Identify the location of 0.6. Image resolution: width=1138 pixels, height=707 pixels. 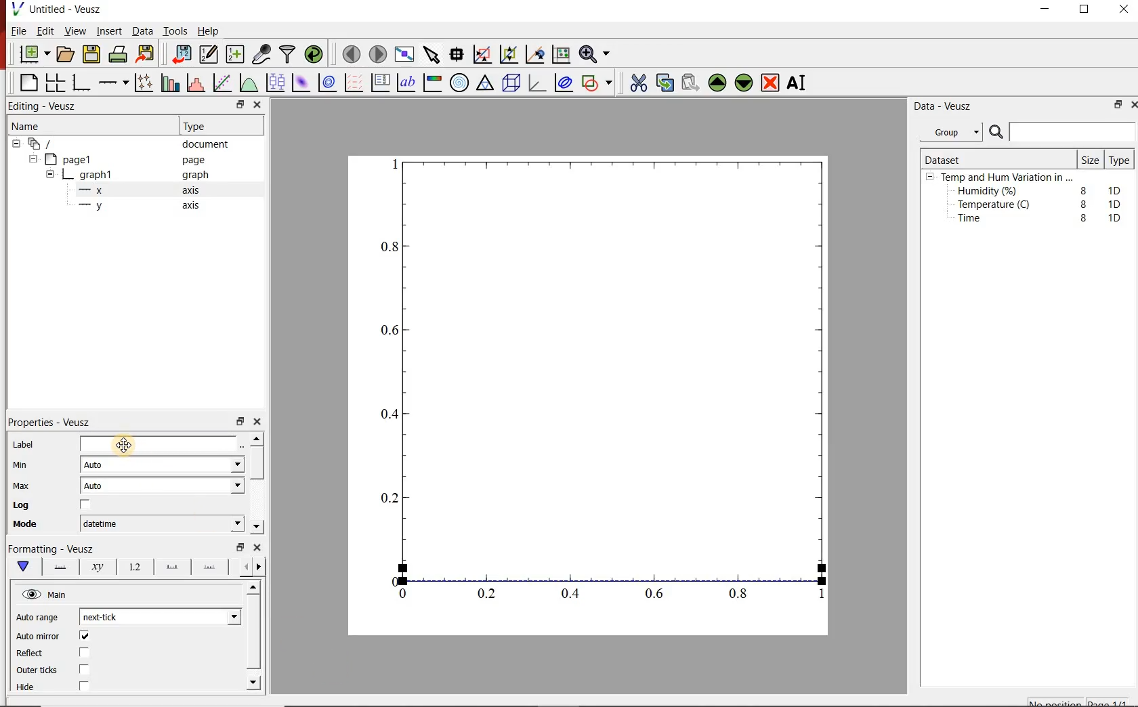
(389, 334).